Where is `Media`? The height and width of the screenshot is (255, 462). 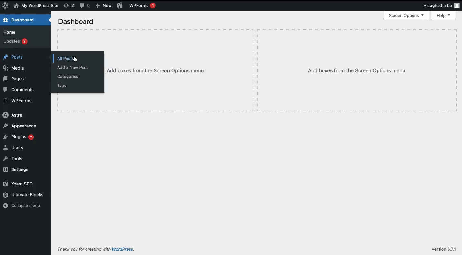
Media is located at coordinates (15, 68).